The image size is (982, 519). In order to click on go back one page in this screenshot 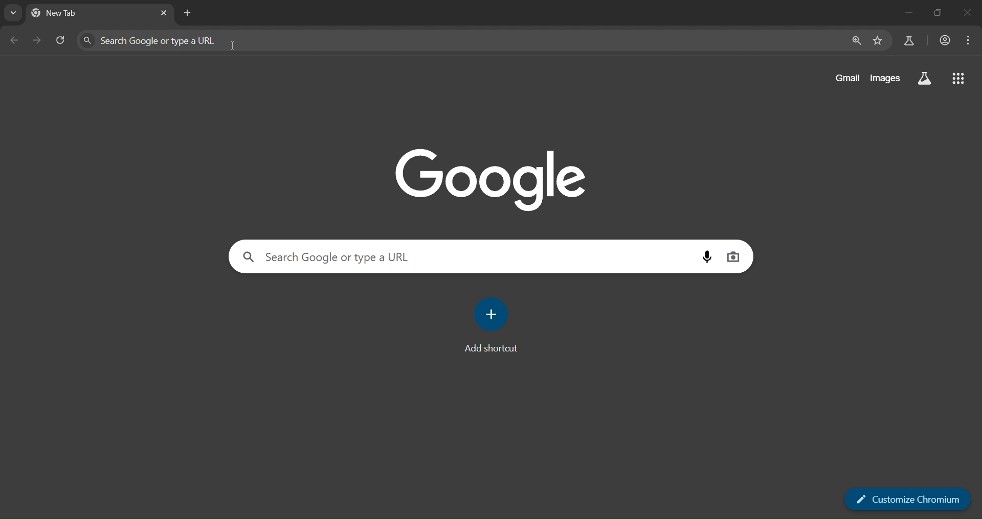, I will do `click(13, 40)`.